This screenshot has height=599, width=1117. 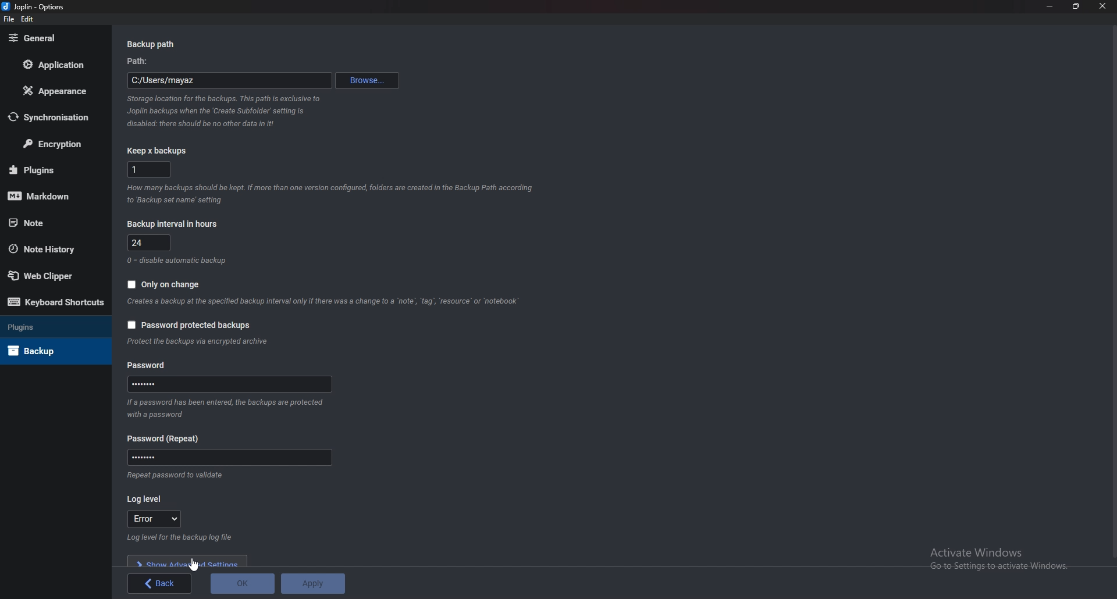 What do you see at coordinates (331, 192) in the screenshot?
I see `Info on backup numbers` at bounding box center [331, 192].